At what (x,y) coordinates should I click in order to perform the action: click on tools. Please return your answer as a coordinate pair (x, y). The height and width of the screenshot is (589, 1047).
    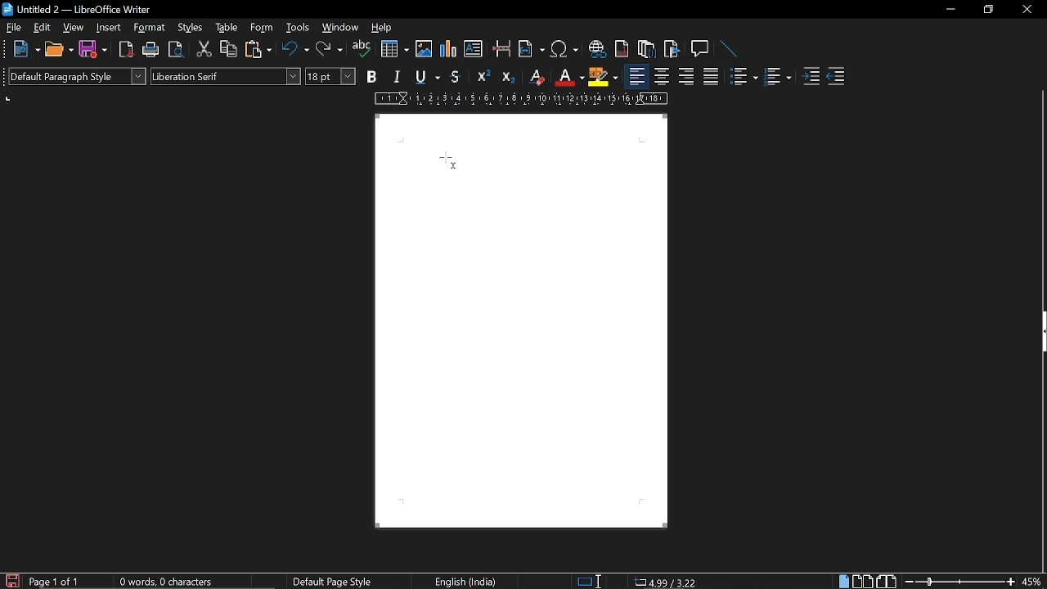
    Looking at the image, I should click on (296, 29).